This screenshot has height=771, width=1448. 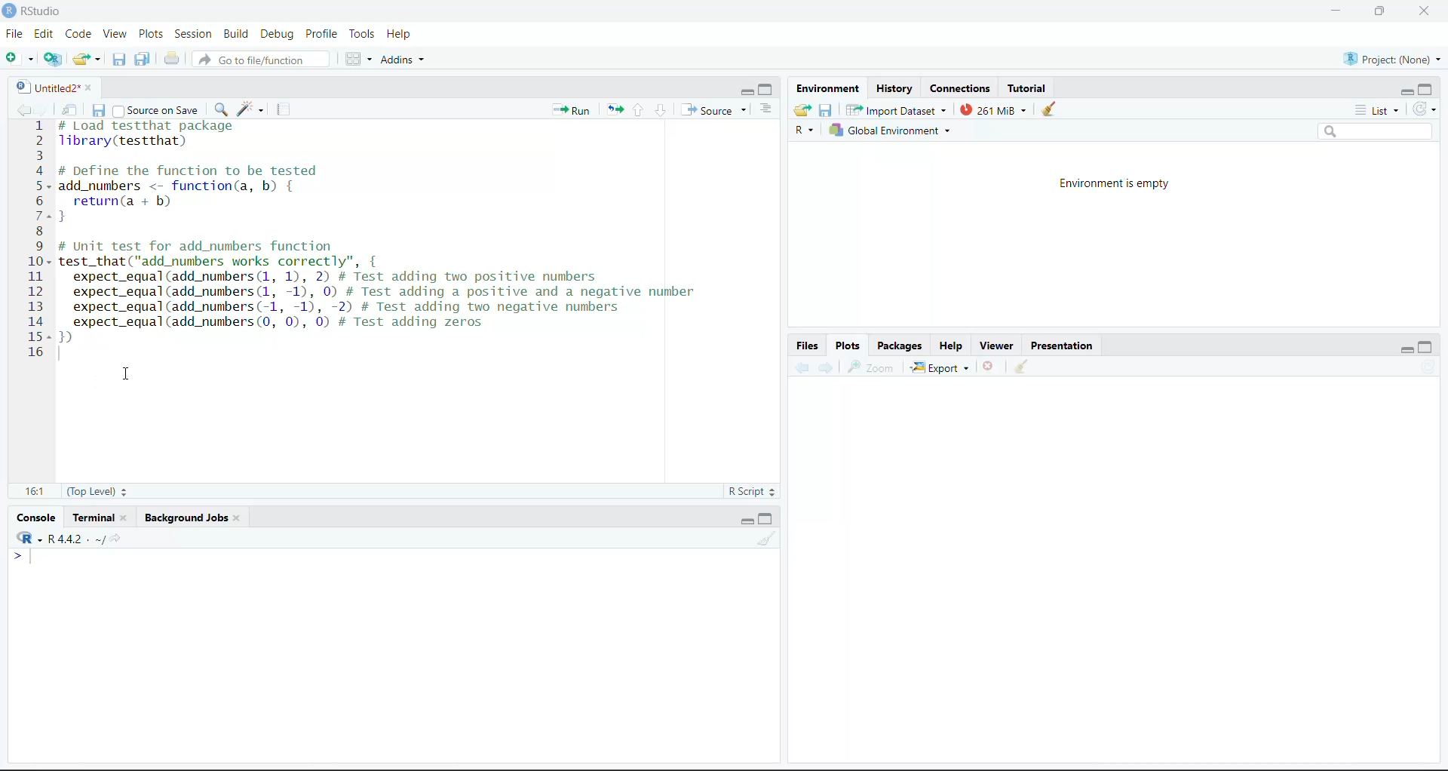 I want to click on Refresh, so click(x=1422, y=109).